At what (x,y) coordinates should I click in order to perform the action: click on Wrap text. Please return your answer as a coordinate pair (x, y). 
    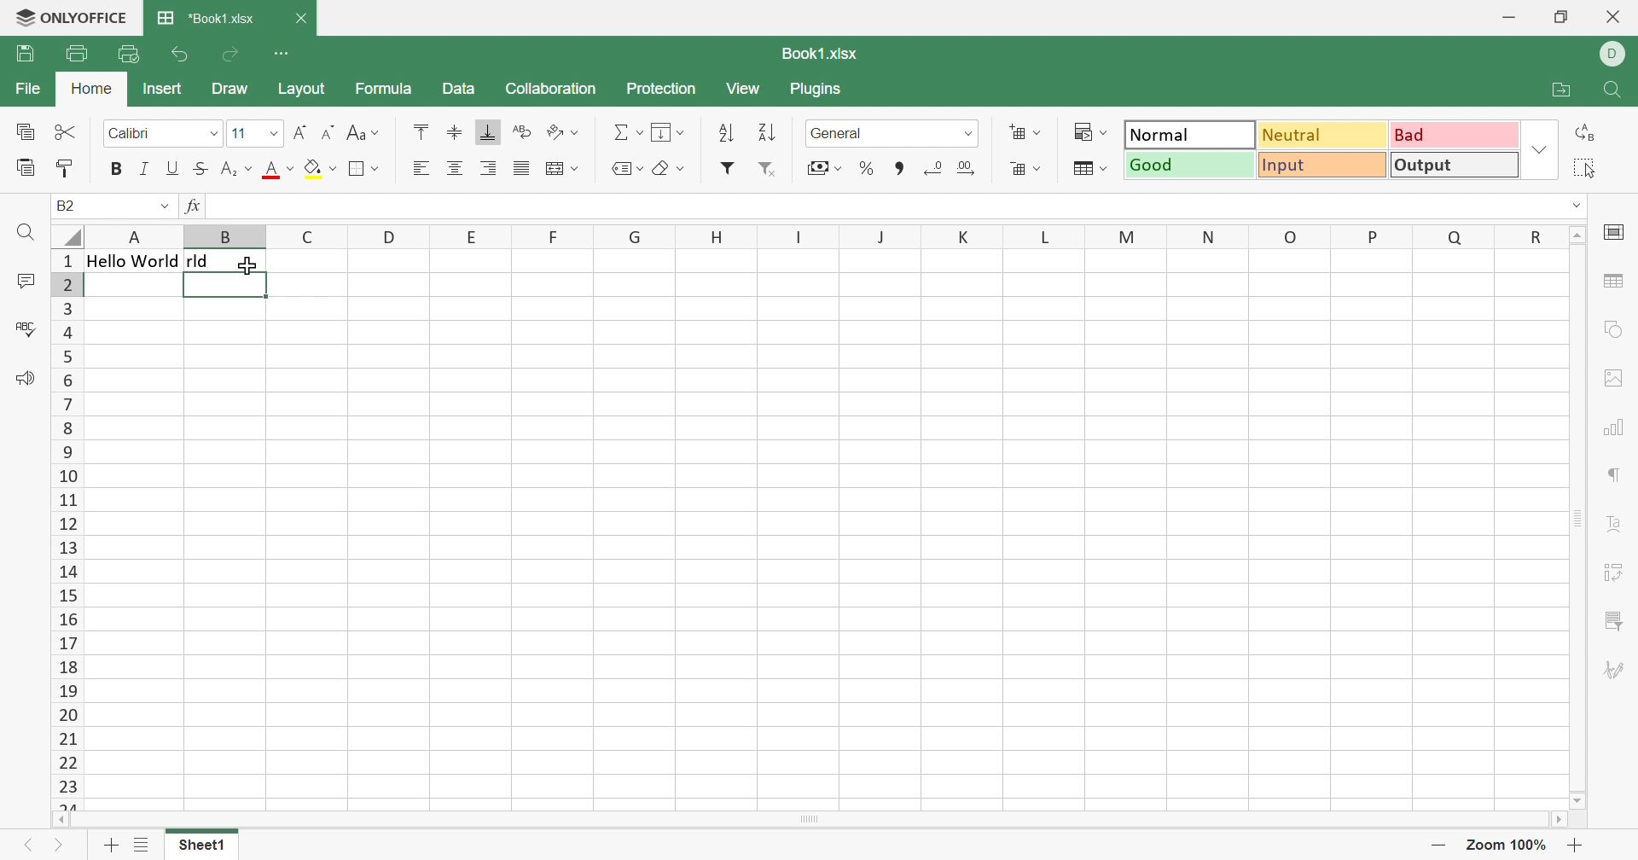
    Looking at the image, I should click on (520, 133).